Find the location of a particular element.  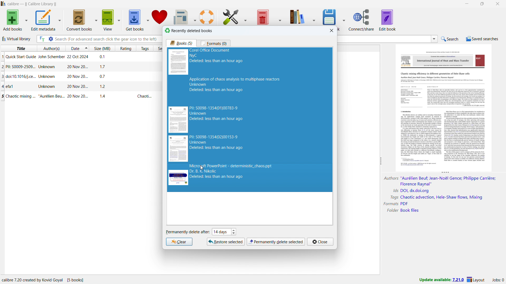

preferences is located at coordinates (231, 17).